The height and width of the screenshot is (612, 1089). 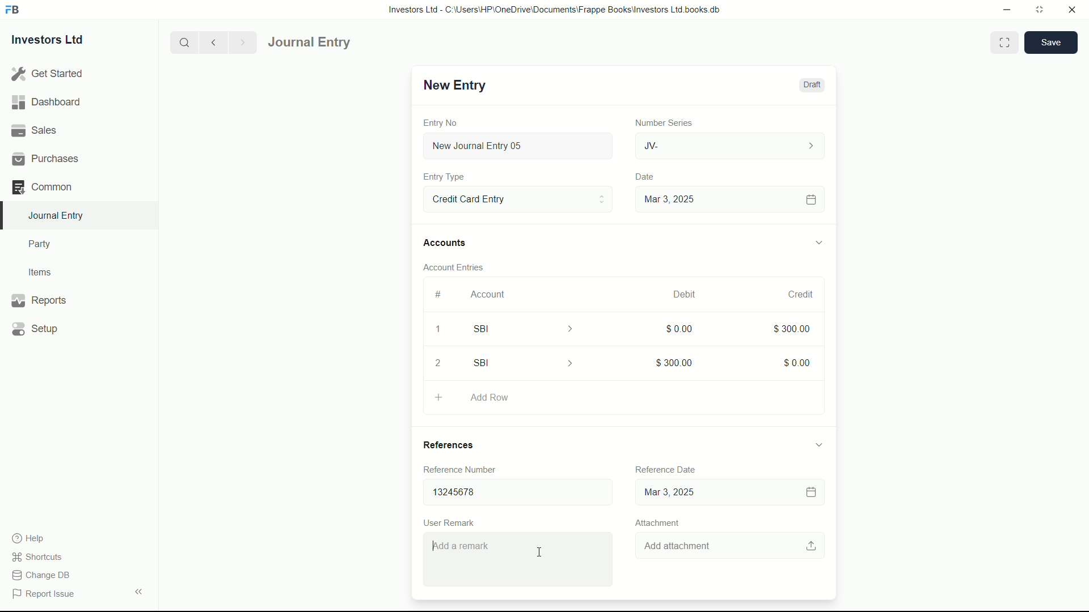 What do you see at coordinates (442, 363) in the screenshot?
I see `2` at bounding box center [442, 363].